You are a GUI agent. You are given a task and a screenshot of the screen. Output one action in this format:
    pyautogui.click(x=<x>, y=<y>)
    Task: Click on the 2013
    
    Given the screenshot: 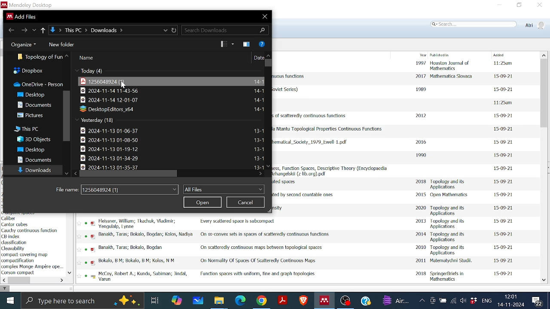 What is the action you would take?
    pyautogui.click(x=421, y=221)
    